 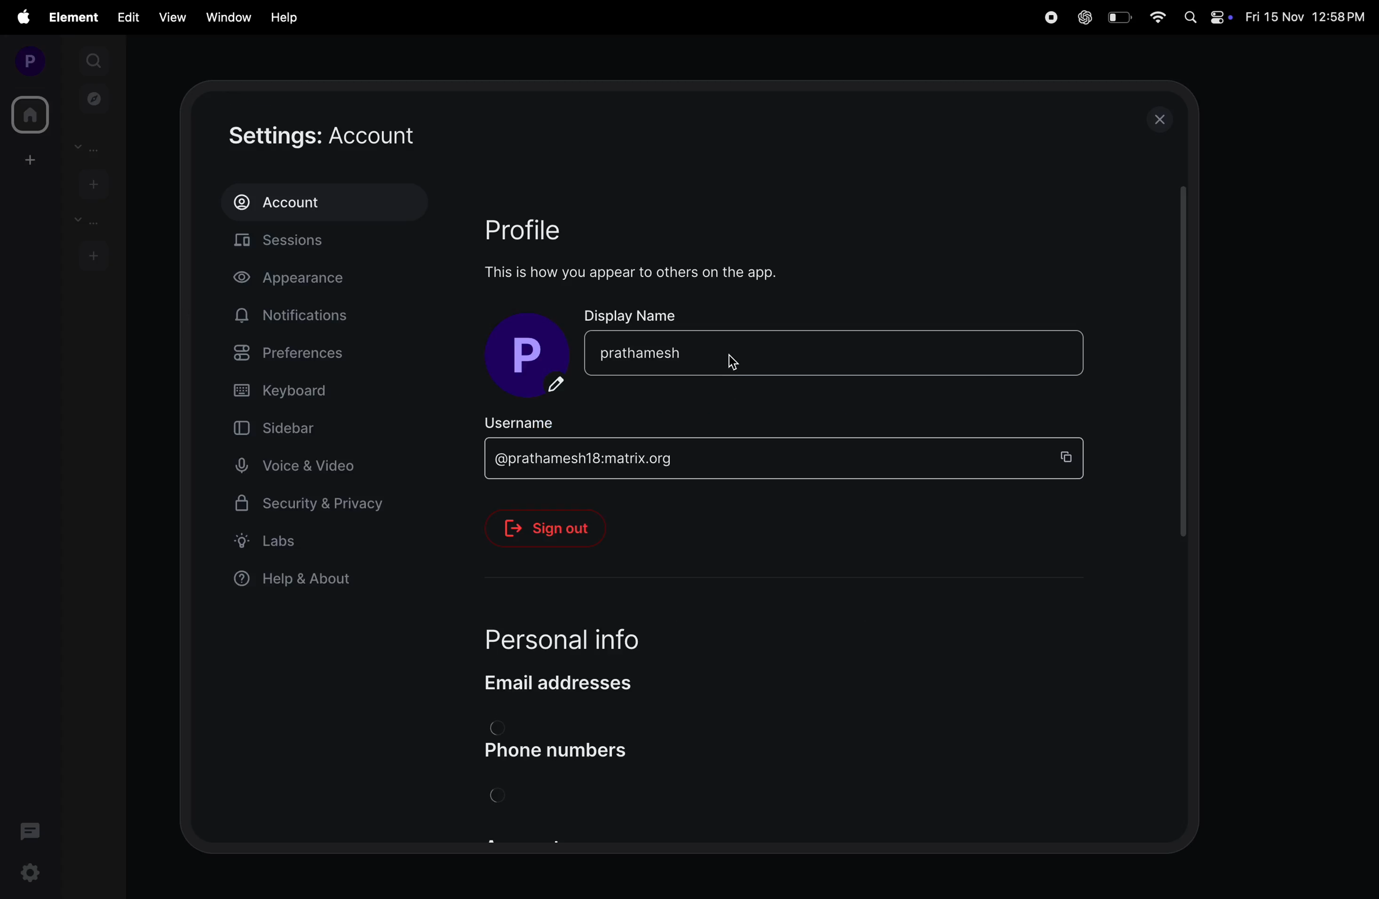 I want to click on close, so click(x=1161, y=119).